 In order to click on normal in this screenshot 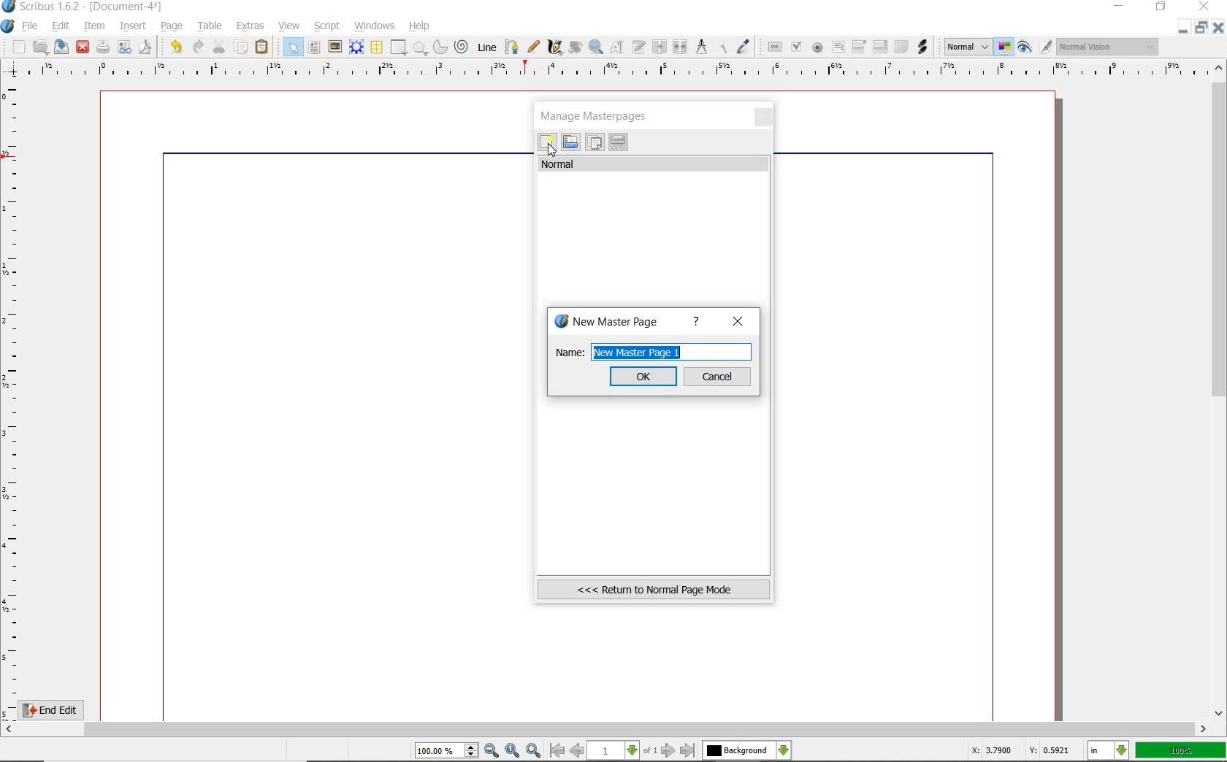, I will do `click(654, 164)`.